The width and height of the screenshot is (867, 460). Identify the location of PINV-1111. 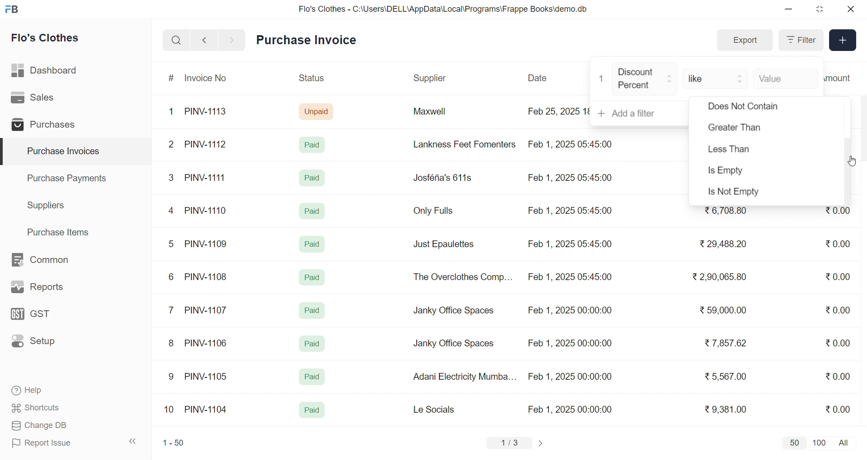
(206, 177).